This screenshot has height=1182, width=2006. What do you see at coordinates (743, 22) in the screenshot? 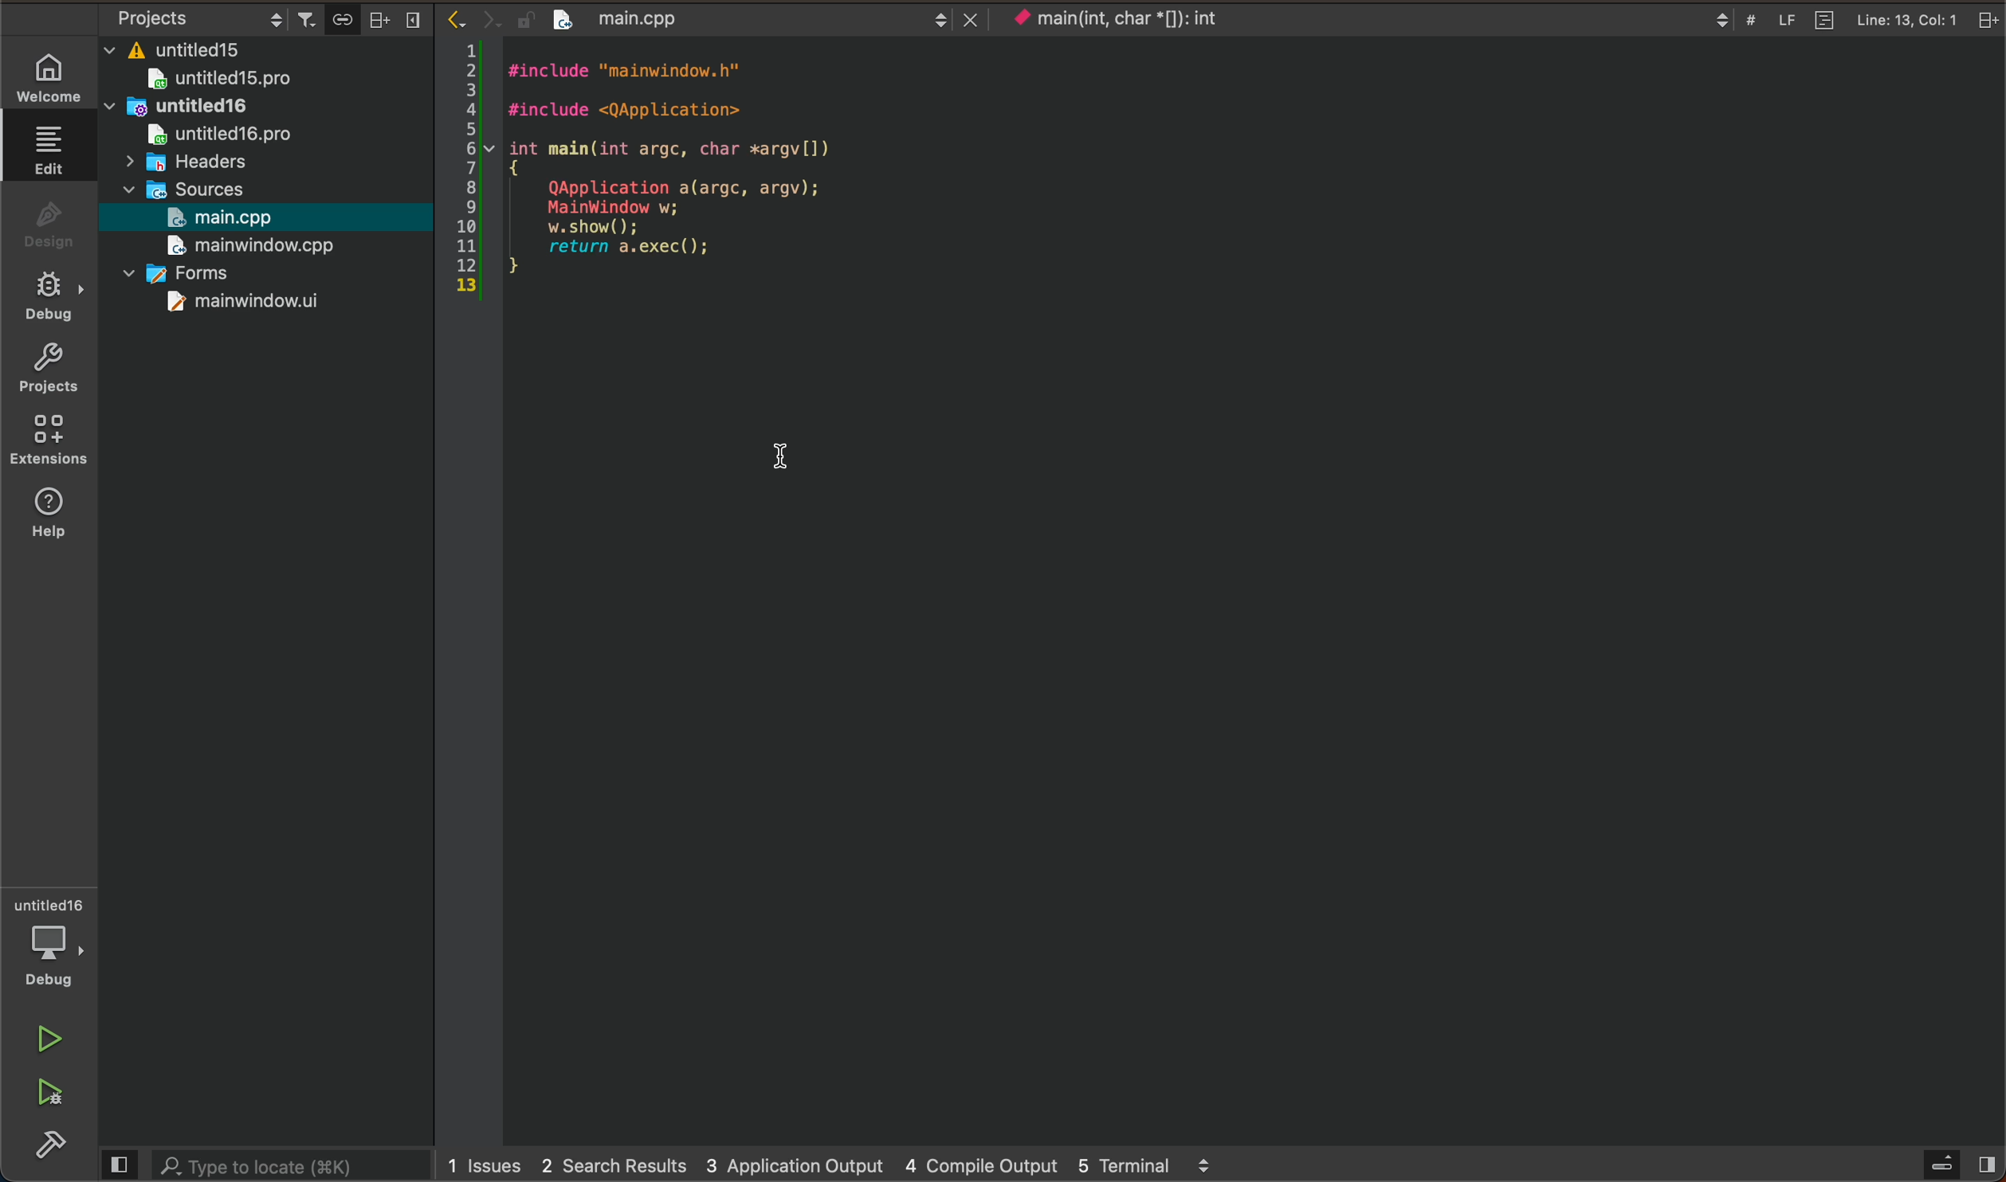
I see `file tab` at bounding box center [743, 22].